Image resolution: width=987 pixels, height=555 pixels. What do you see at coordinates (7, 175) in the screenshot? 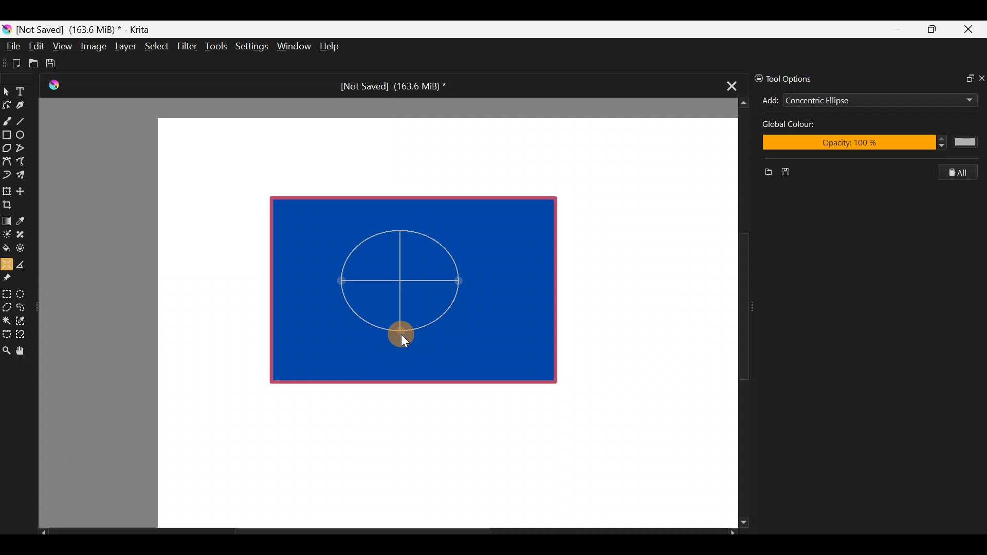
I see `Dynamic brush tool` at bounding box center [7, 175].